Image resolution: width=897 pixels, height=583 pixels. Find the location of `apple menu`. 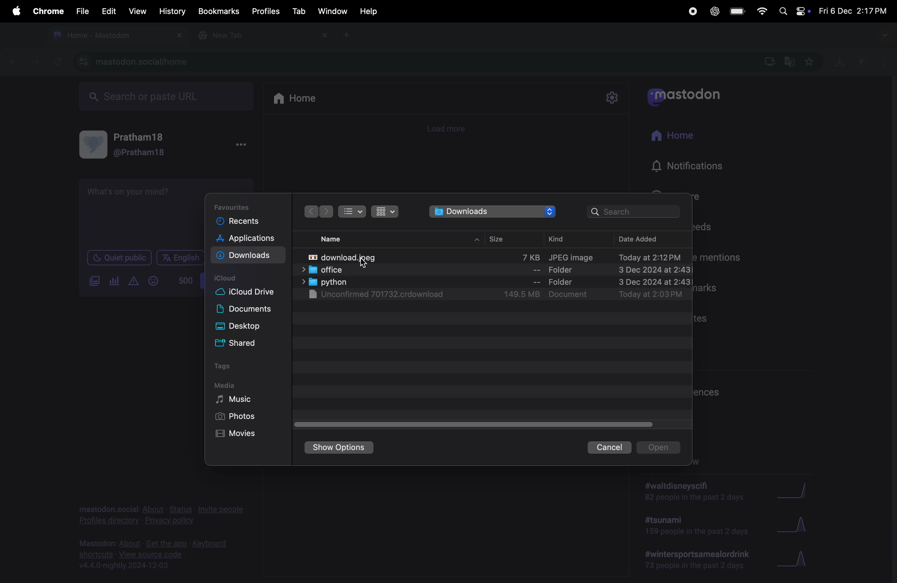

apple menu is located at coordinates (15, 11).